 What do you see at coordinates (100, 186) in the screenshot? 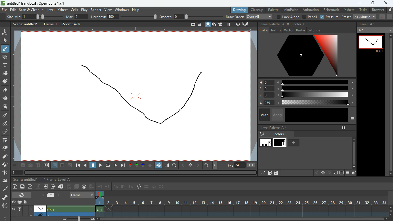
I see `-1` at bounding box center [100, 186].